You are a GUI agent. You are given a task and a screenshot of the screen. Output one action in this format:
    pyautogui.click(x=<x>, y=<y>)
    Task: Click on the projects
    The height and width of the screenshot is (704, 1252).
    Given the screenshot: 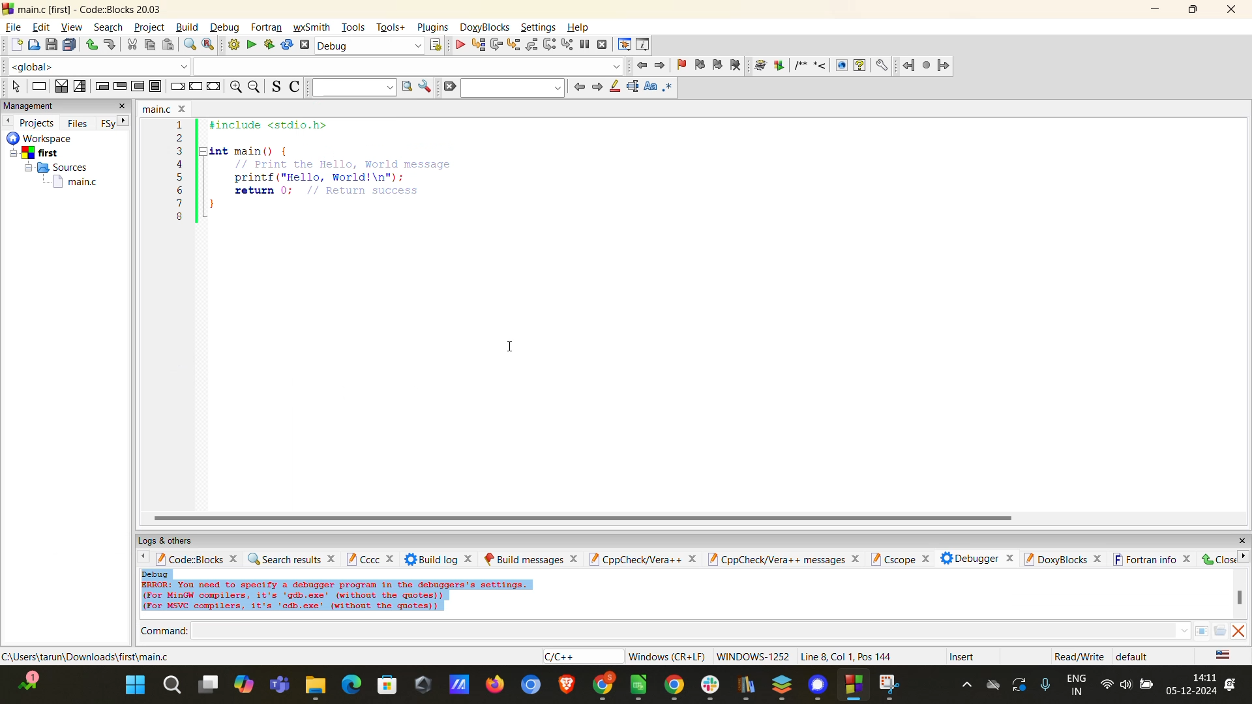 What is the action you would take?
    pyautogui.click(x=39, y=126)
    